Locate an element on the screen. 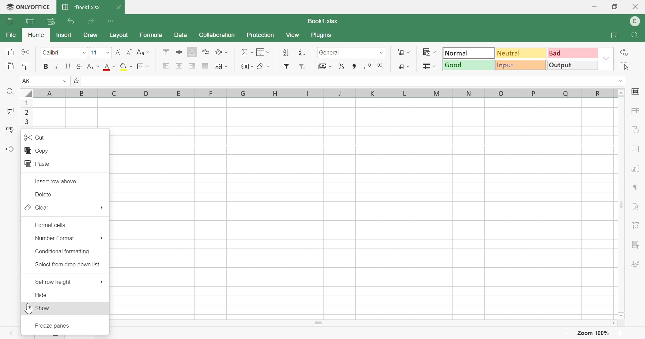 The height and width of the screenshot is (339, 645). Layout is located at coordinates (119, 34).